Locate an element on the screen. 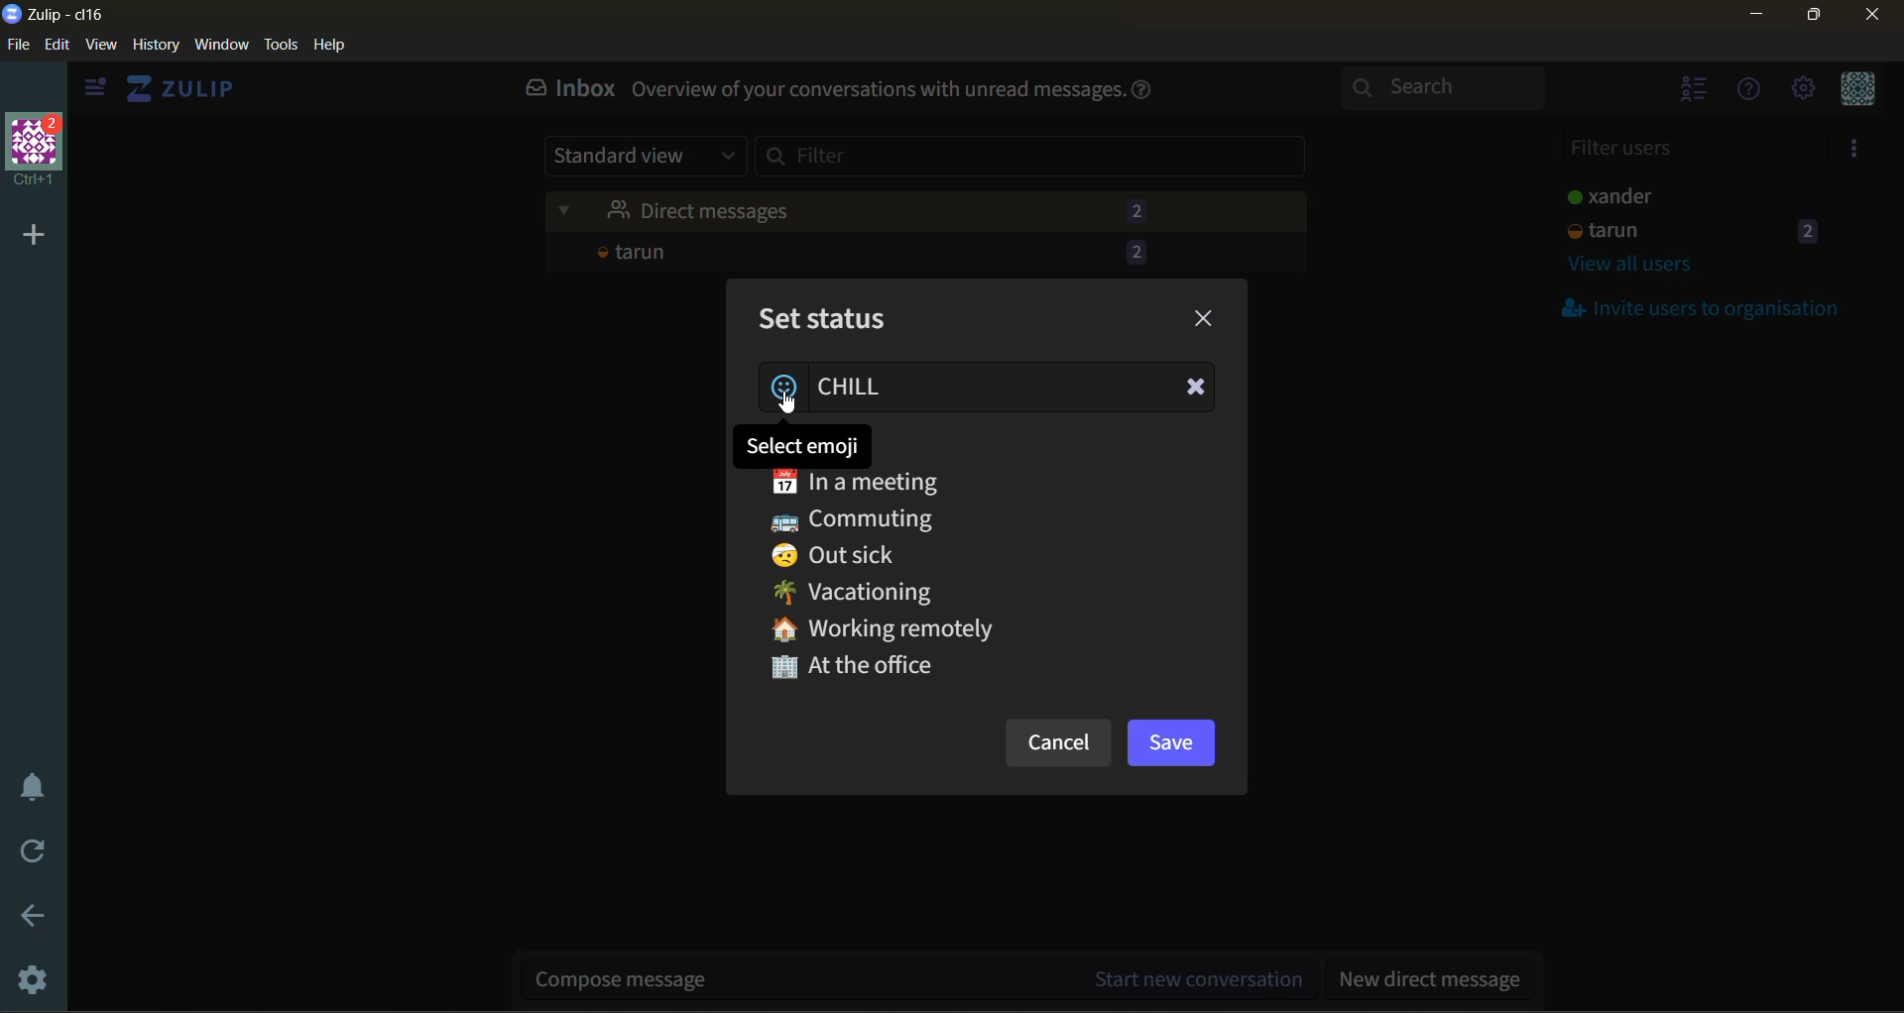  hide sidebar  is located at coordinates (96, 87).